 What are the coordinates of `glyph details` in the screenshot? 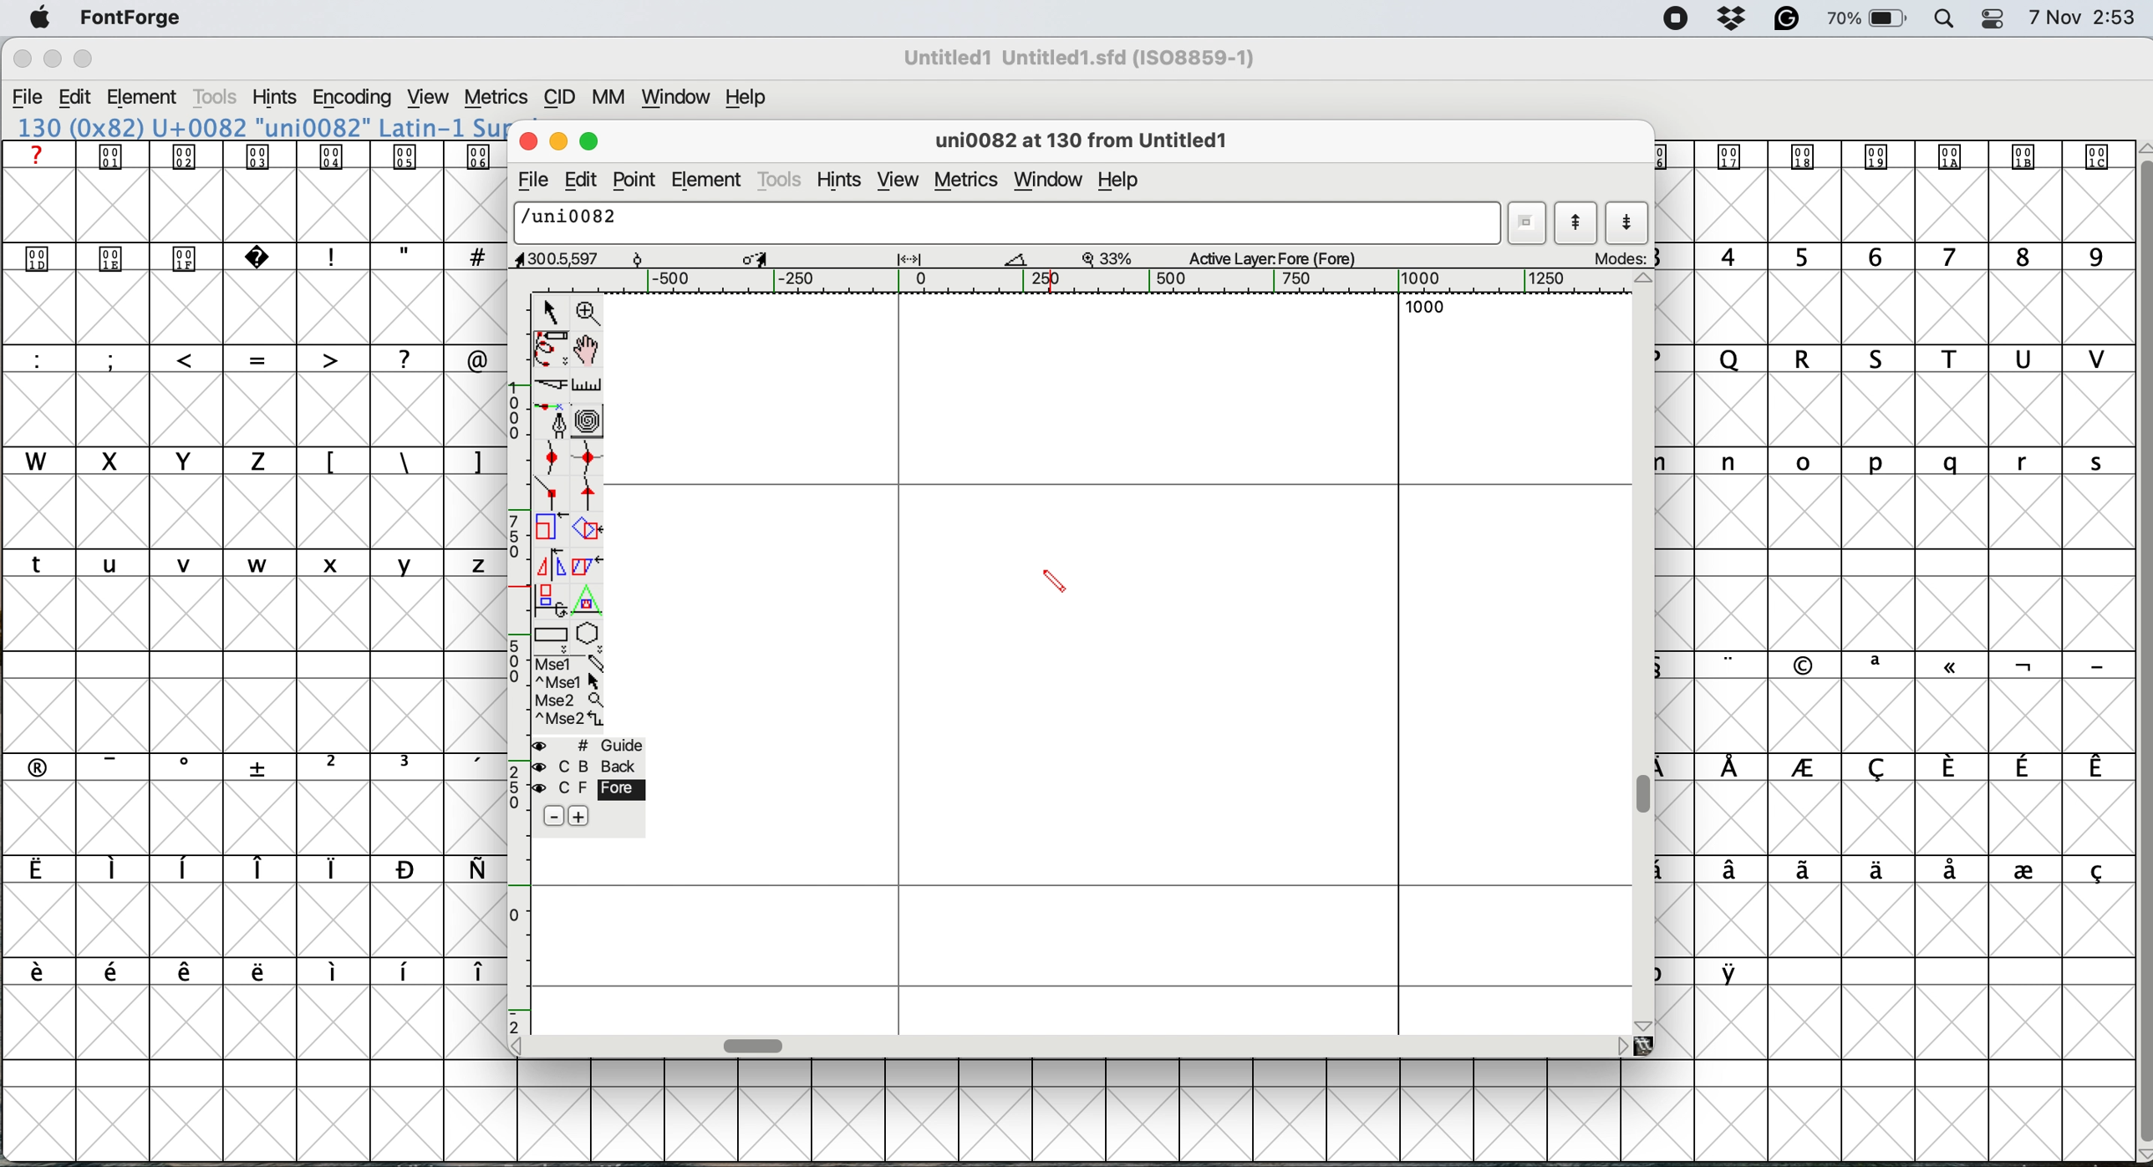 It's located at (1091, 143).